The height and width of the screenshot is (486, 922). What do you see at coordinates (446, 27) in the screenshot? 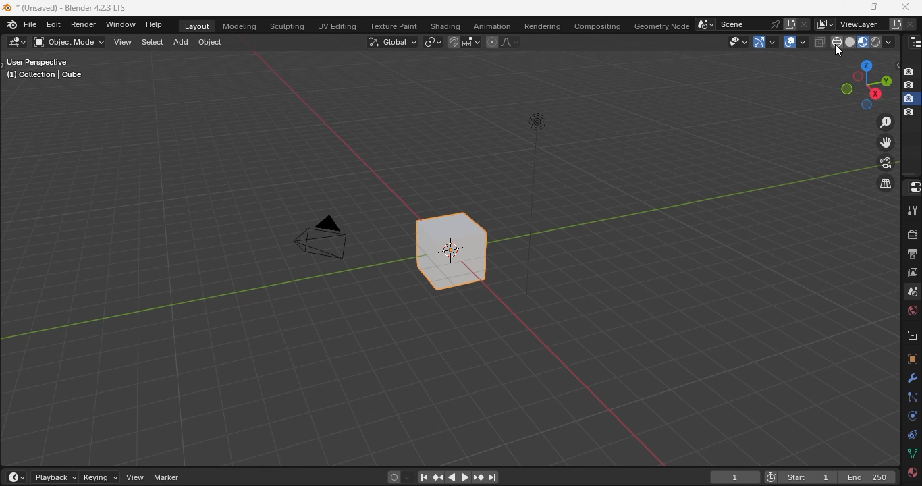
I see `shading` at bounding box center [446, 27].